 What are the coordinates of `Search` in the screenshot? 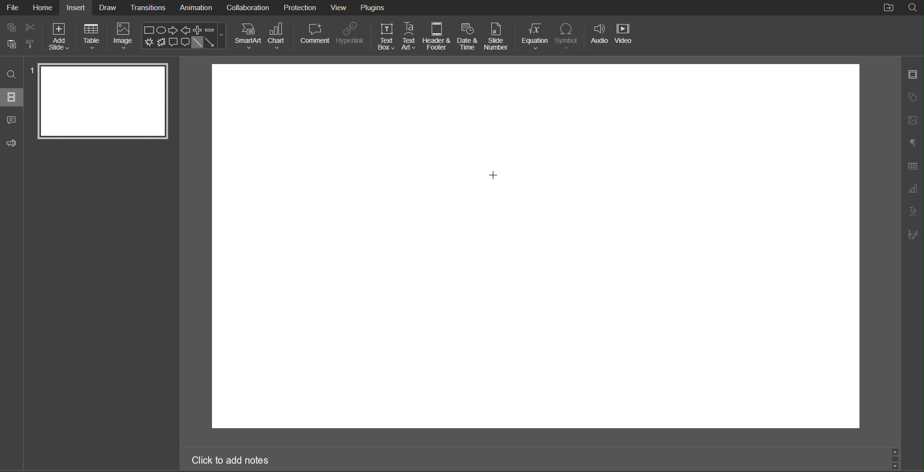 It's located at (12, 75).